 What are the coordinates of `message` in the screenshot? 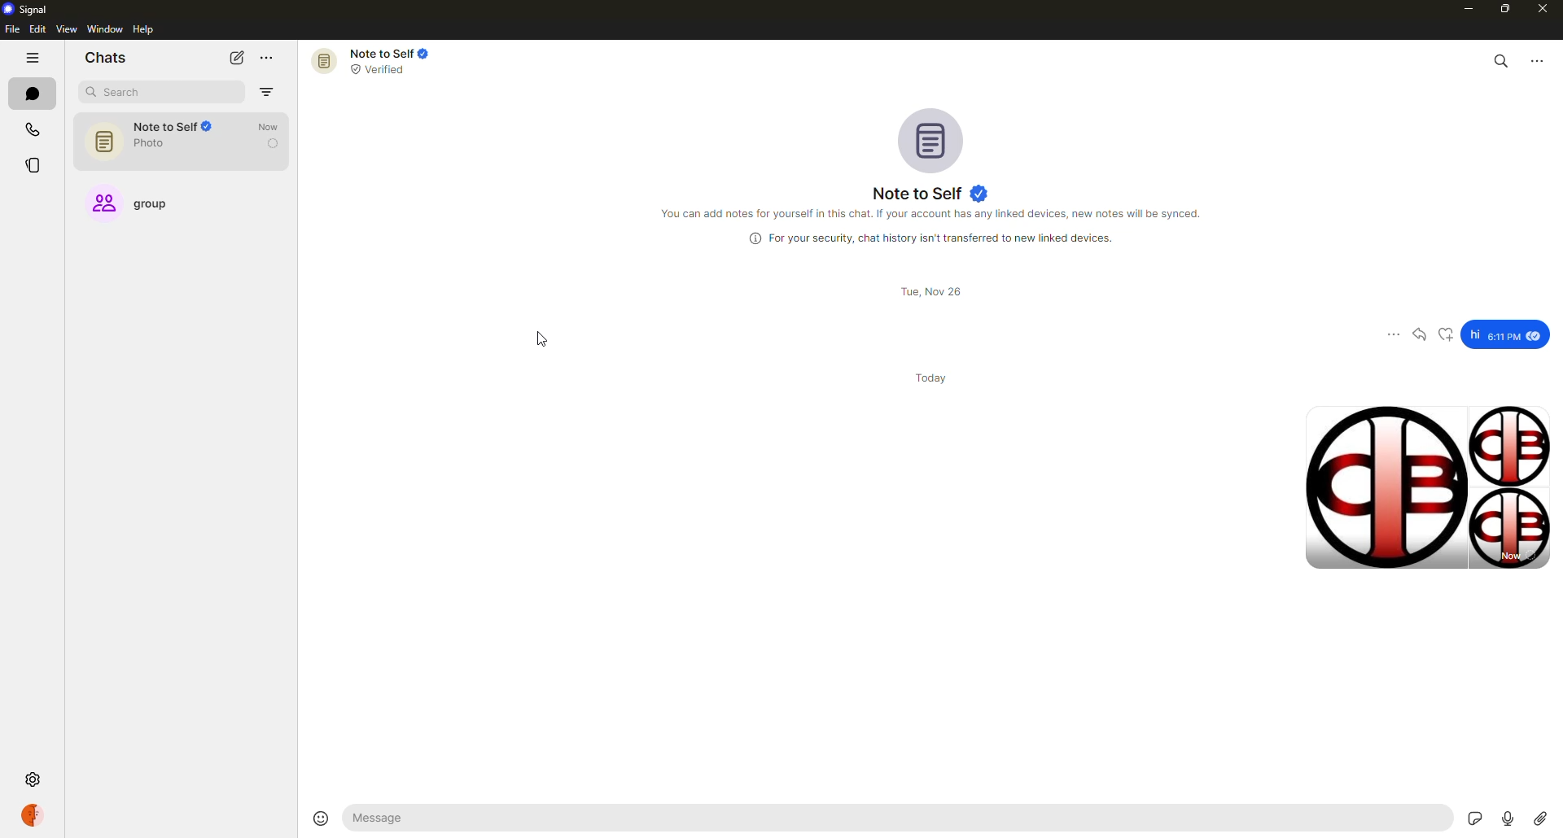 It's located at (383, 818).